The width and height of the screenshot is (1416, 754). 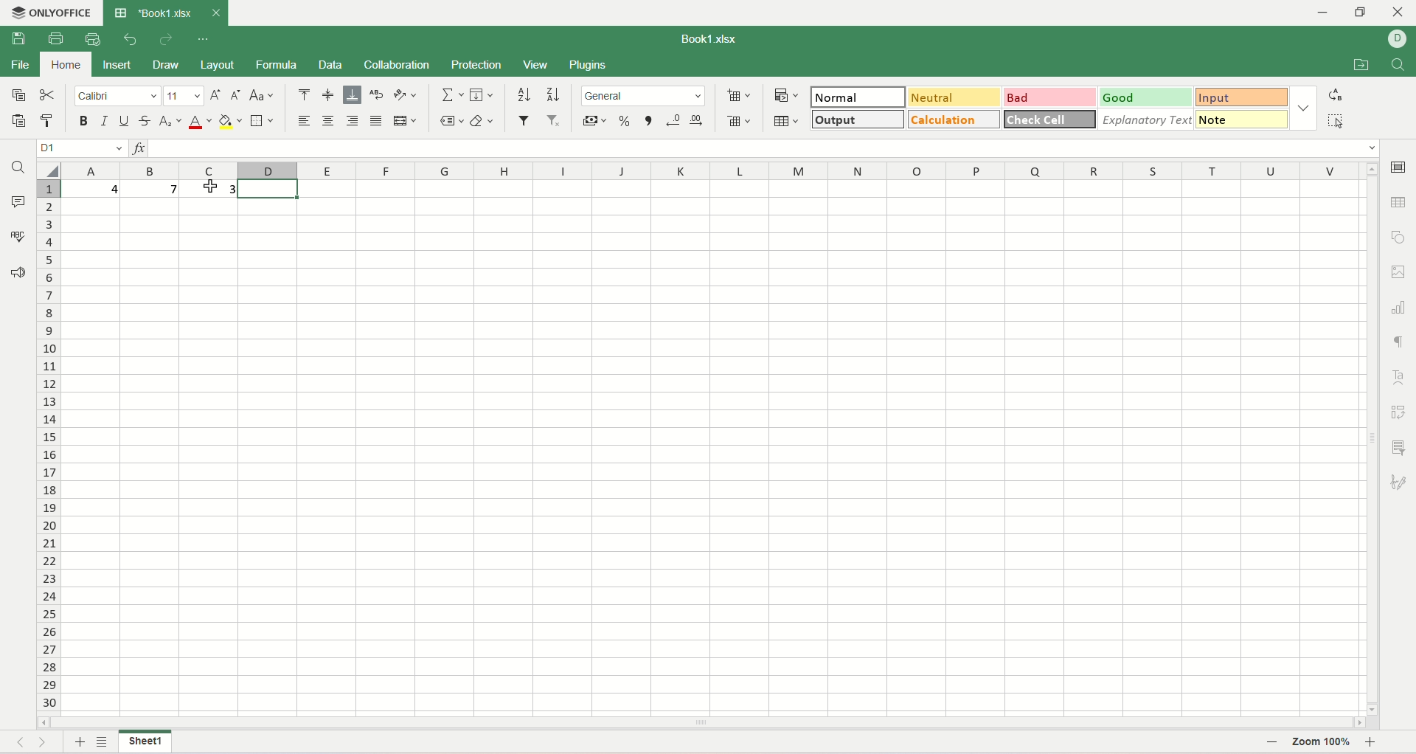 I want to click on strikethrough, so click(x=145, y=121).